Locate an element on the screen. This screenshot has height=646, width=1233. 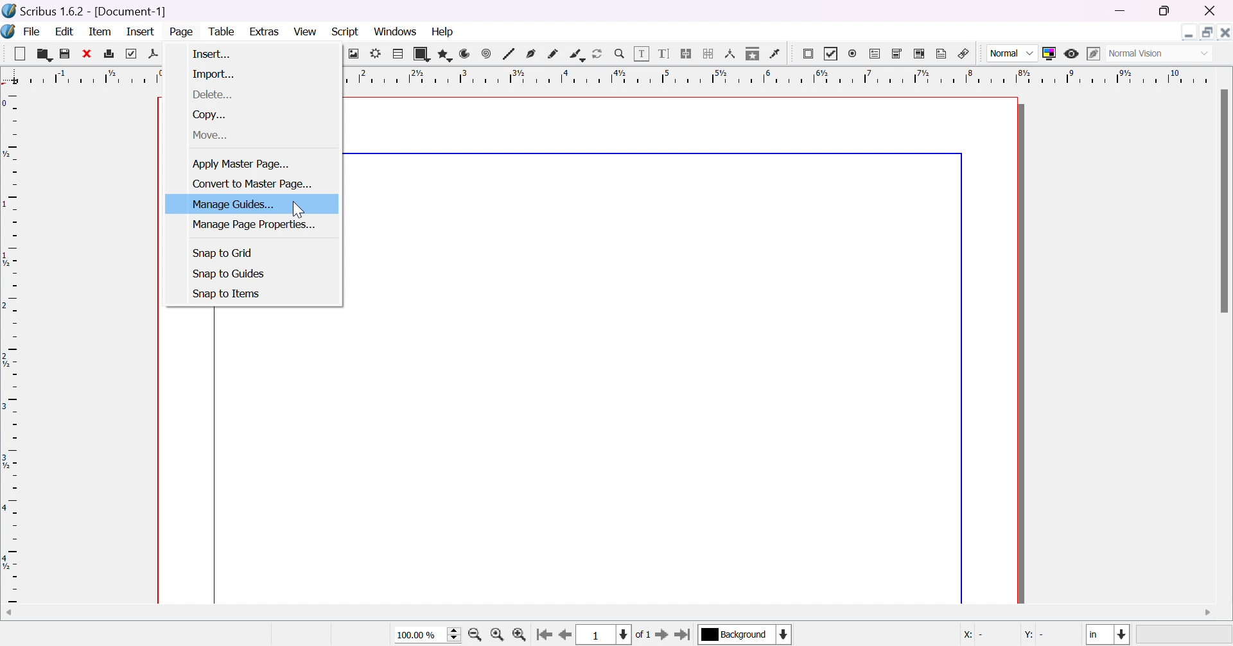
image frame is located at coordinates (356, 55).